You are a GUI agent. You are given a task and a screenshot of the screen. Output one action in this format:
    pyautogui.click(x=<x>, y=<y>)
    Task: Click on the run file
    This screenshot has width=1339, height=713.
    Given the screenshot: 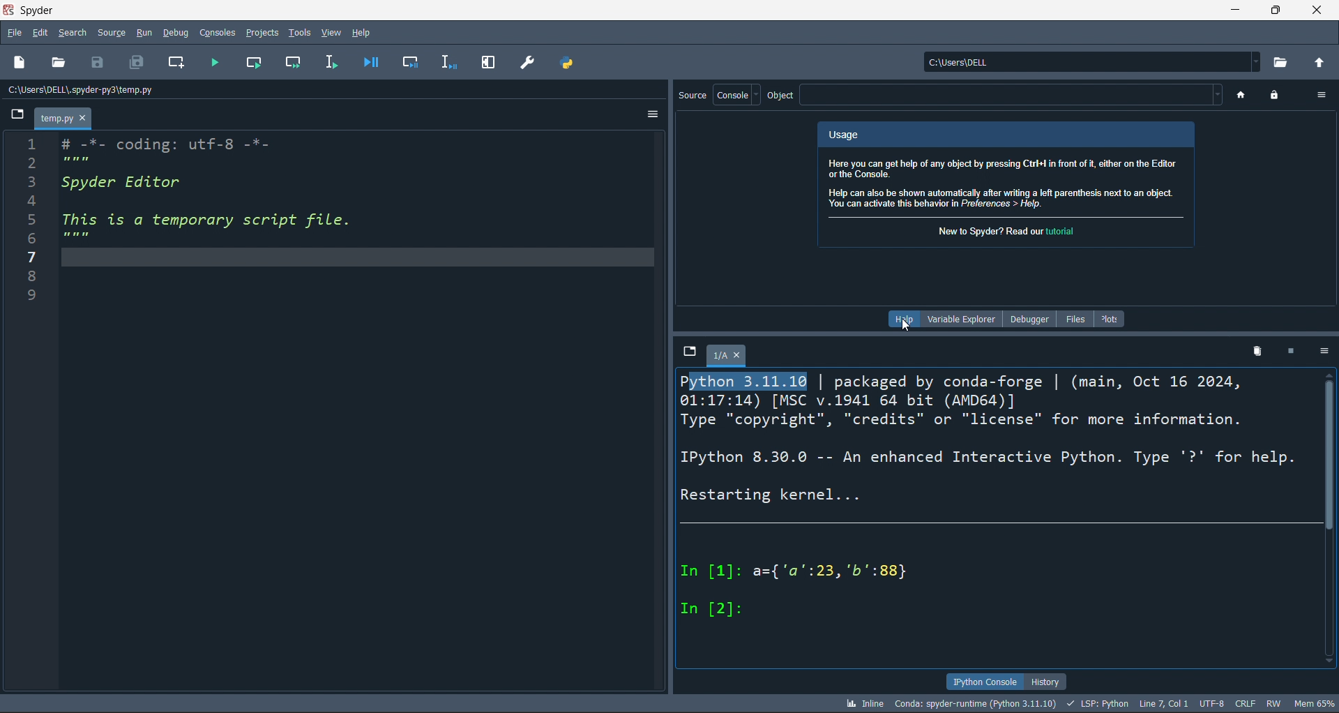 What is the action you would take?
    pyautogui.click(x=218, y=64)
    